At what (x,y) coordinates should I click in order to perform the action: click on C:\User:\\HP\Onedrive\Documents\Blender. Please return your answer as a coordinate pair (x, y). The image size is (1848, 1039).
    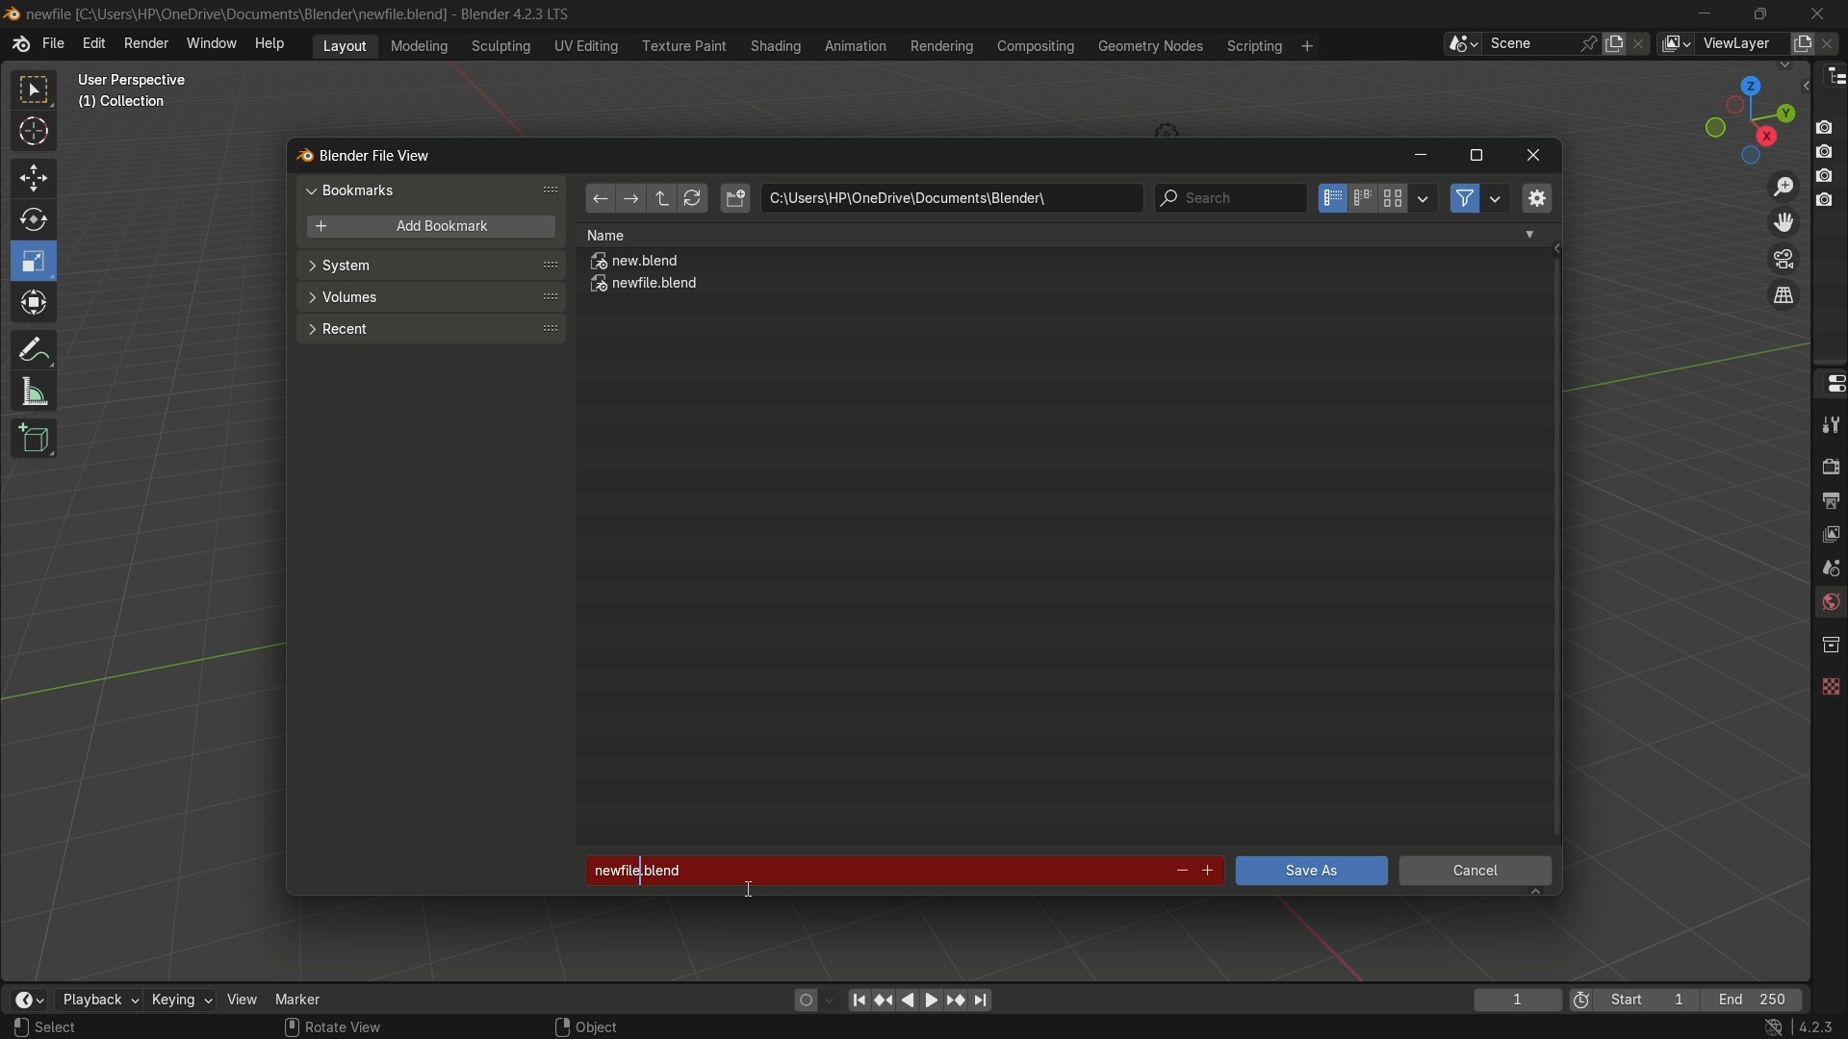
    Looking at the image, I should click on (237, 14).